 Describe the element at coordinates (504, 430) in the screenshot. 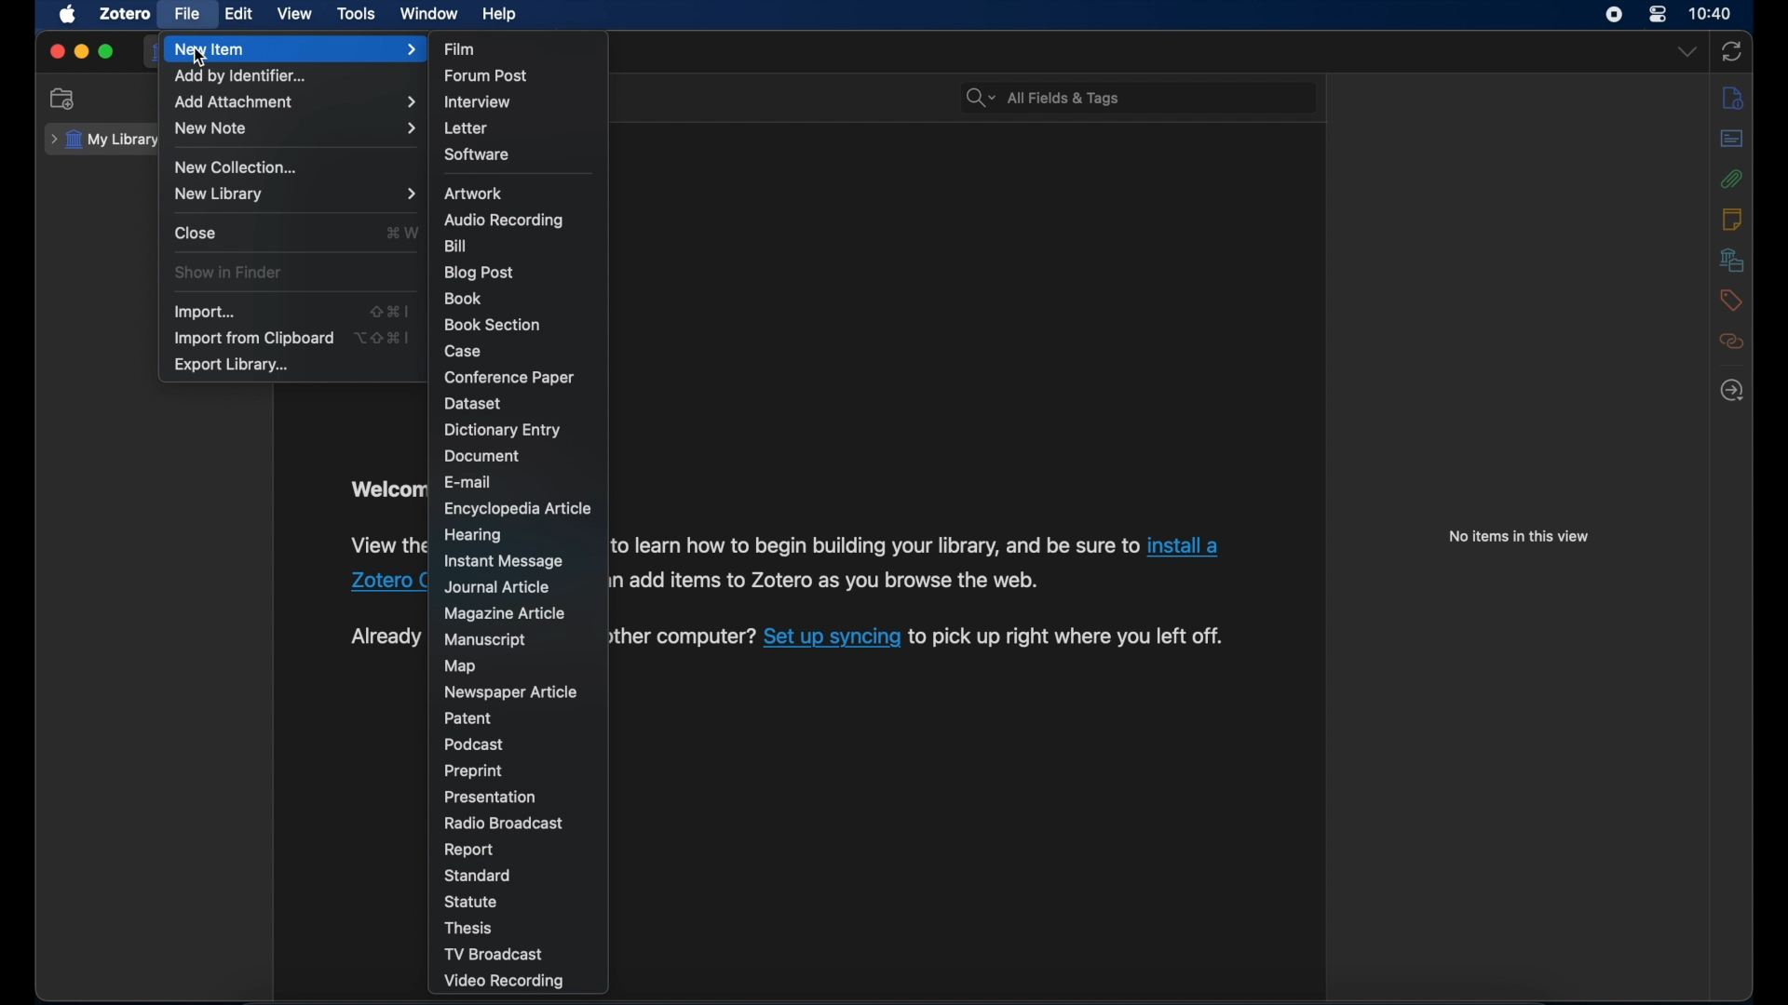

I see `dictionary entry` at that location.